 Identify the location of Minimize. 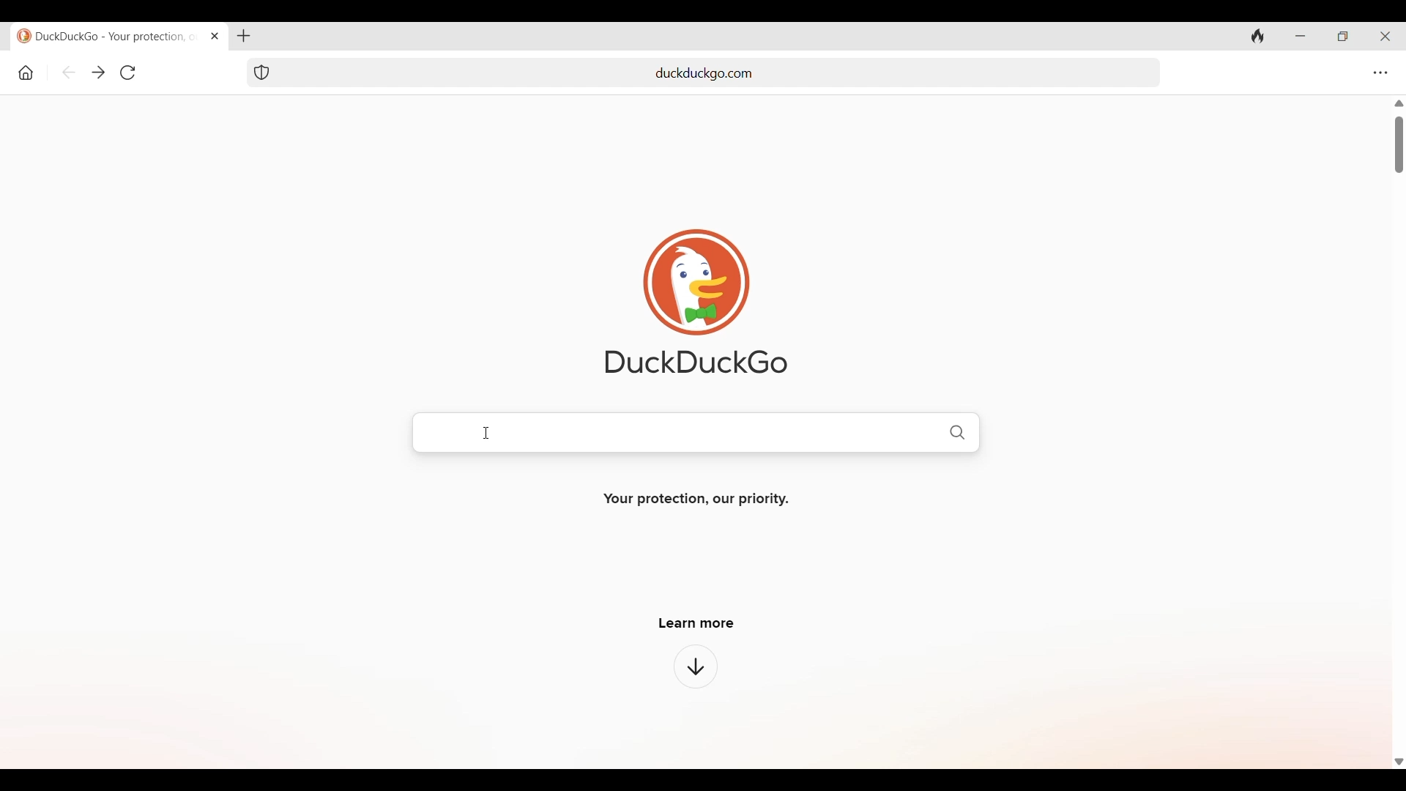
(1300, 37).